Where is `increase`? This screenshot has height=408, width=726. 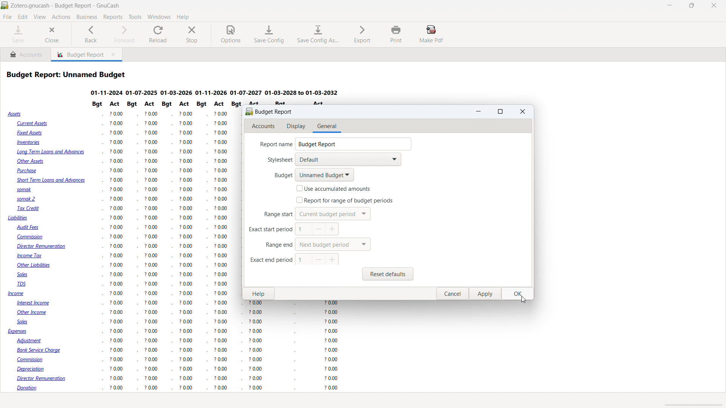 increase is located at coordinates (333, 229).